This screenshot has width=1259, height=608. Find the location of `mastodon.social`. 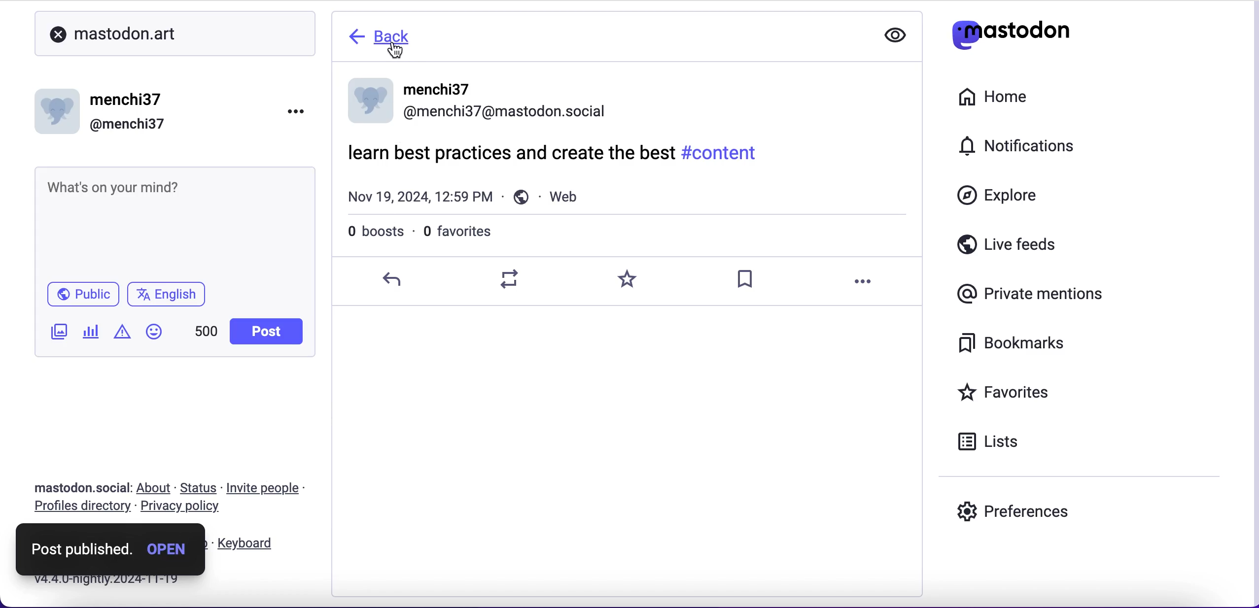

mastodon.social is located at coordinates (77, 486).